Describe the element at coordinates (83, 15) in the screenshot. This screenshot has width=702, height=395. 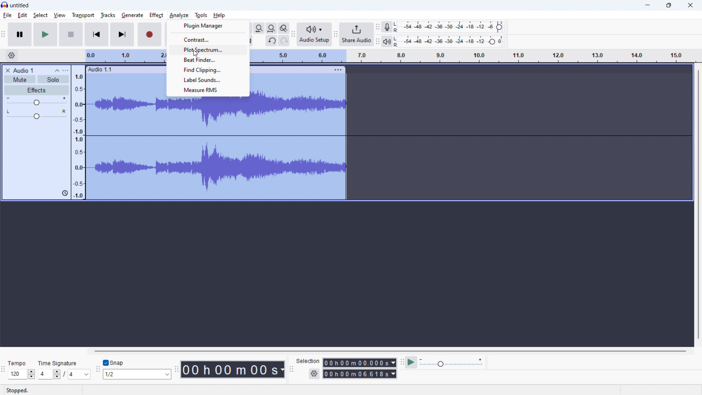
I see `transport` at that location.